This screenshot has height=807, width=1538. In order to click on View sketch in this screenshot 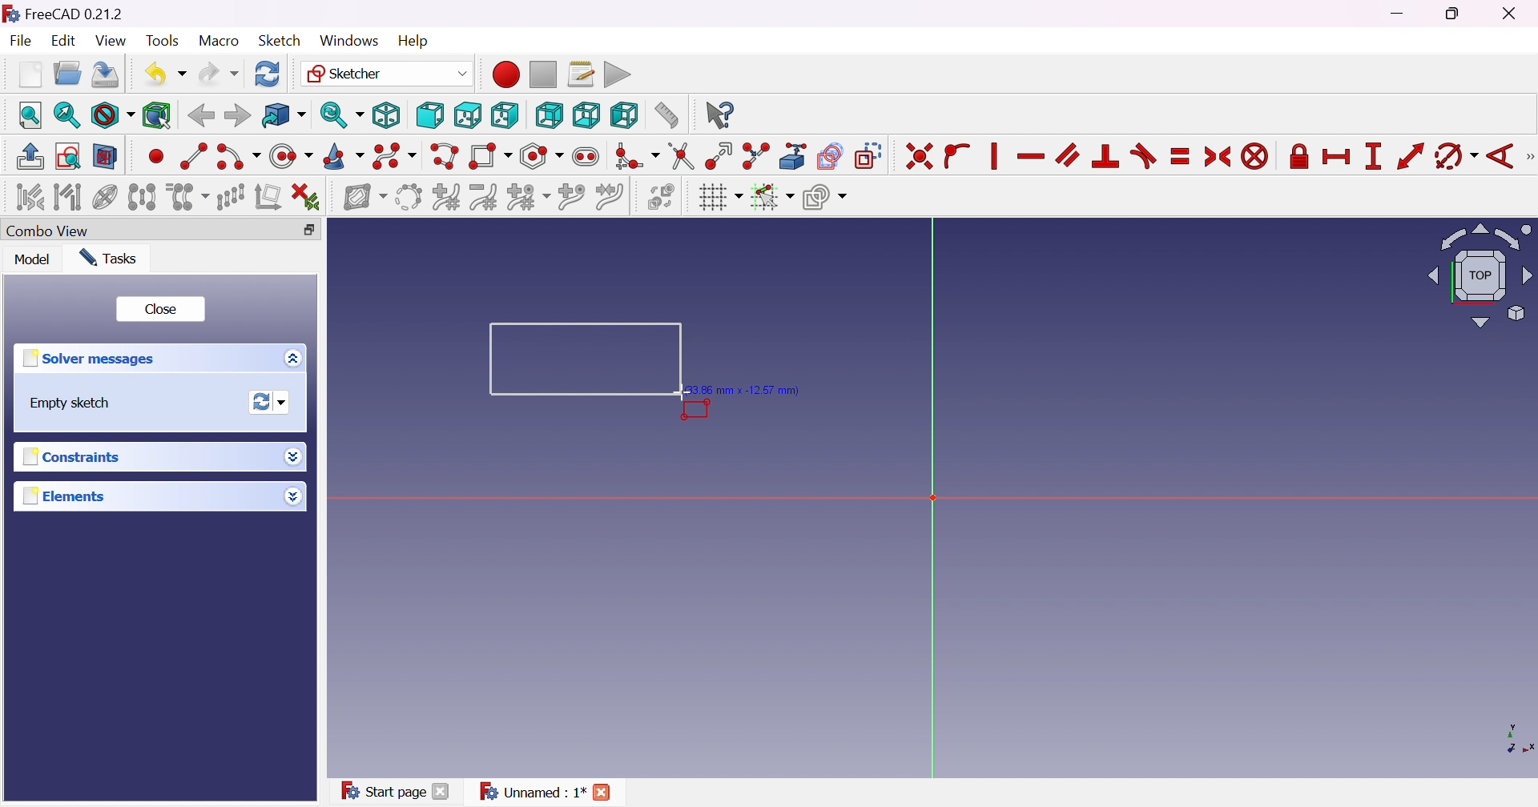, I will do `click(67, 156)`.